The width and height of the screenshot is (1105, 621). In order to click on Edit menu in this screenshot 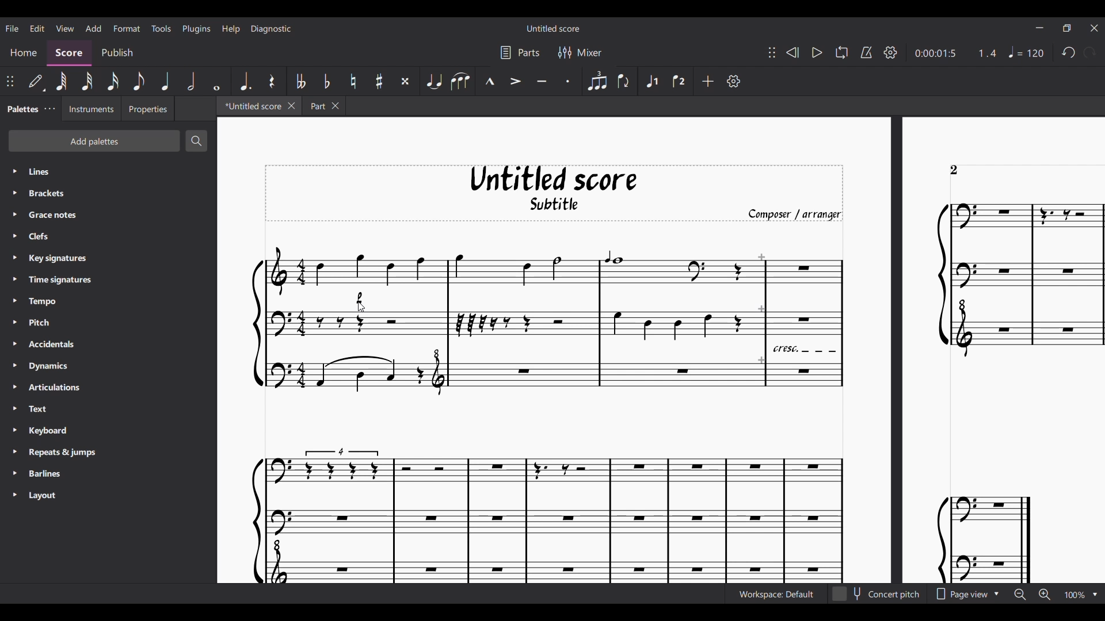, I will do `click(37, 28)`.